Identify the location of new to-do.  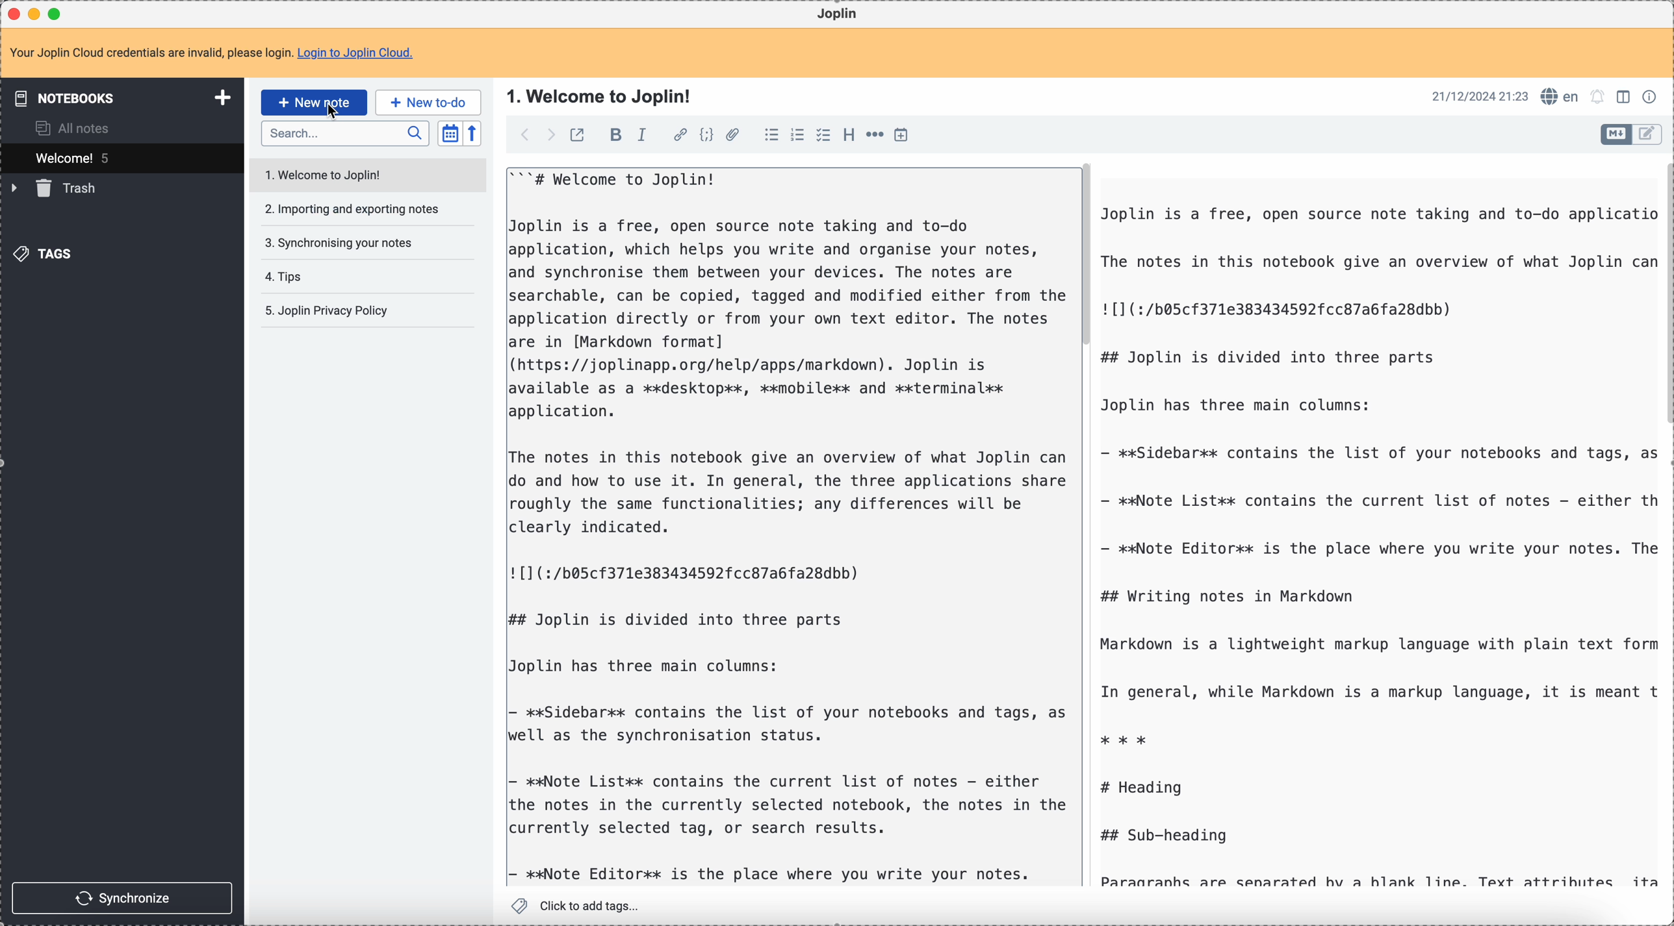
(428, 102).